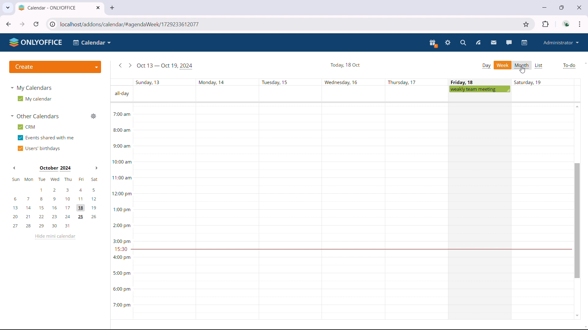  I want to click on Schedule for Friday Which is the current date, so click(481, 212).